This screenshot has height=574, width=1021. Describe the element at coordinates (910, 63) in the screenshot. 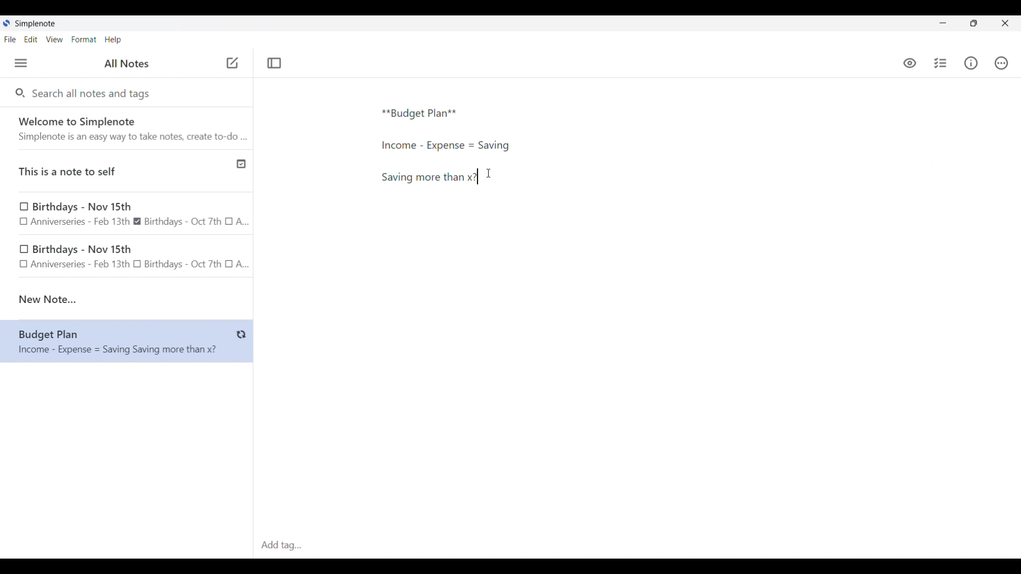

I see `Toggle to see markdown preview` at that location.